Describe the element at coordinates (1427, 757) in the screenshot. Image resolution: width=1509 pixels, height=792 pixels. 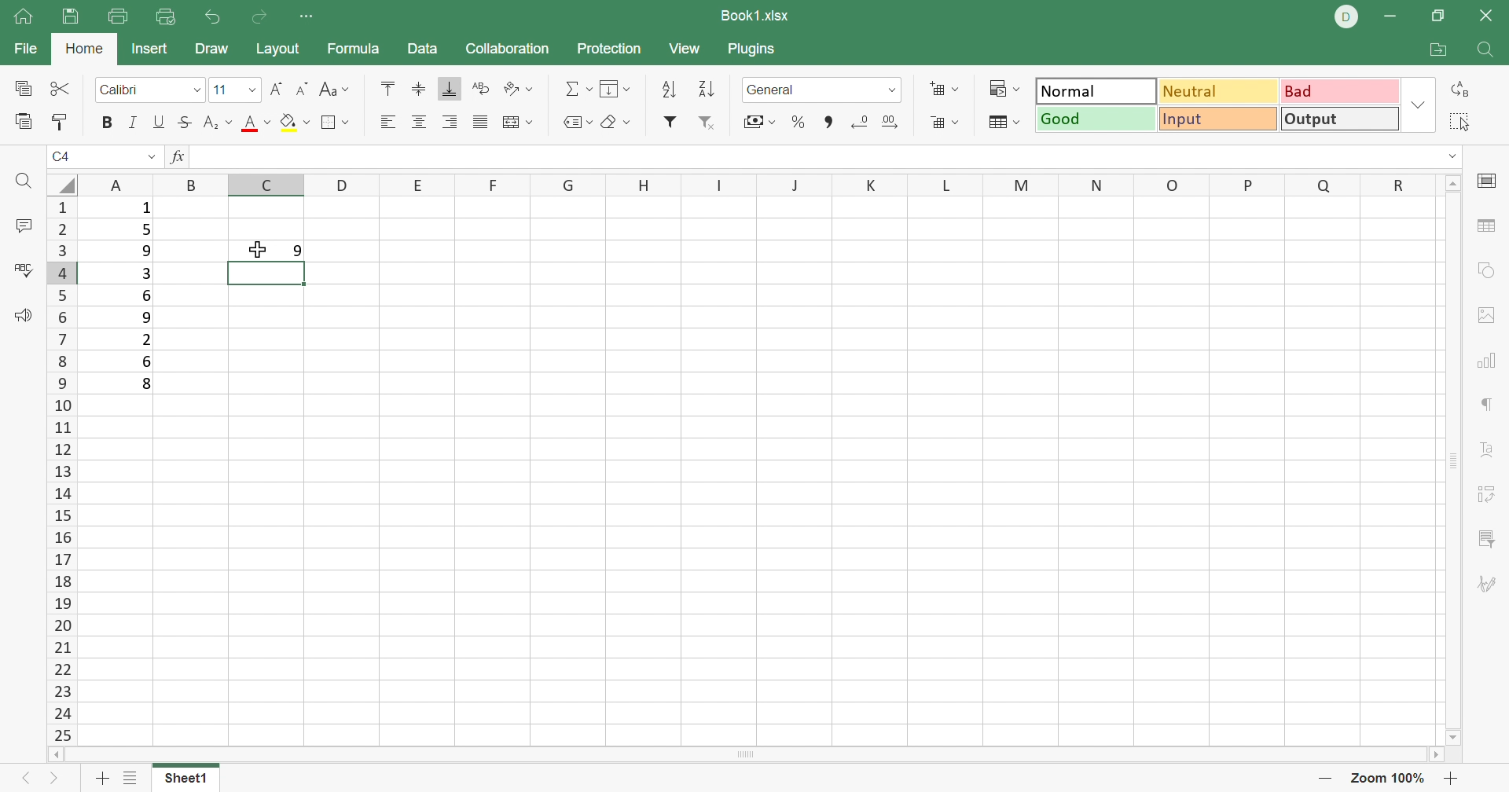
I see `Scroll Right` at that location.